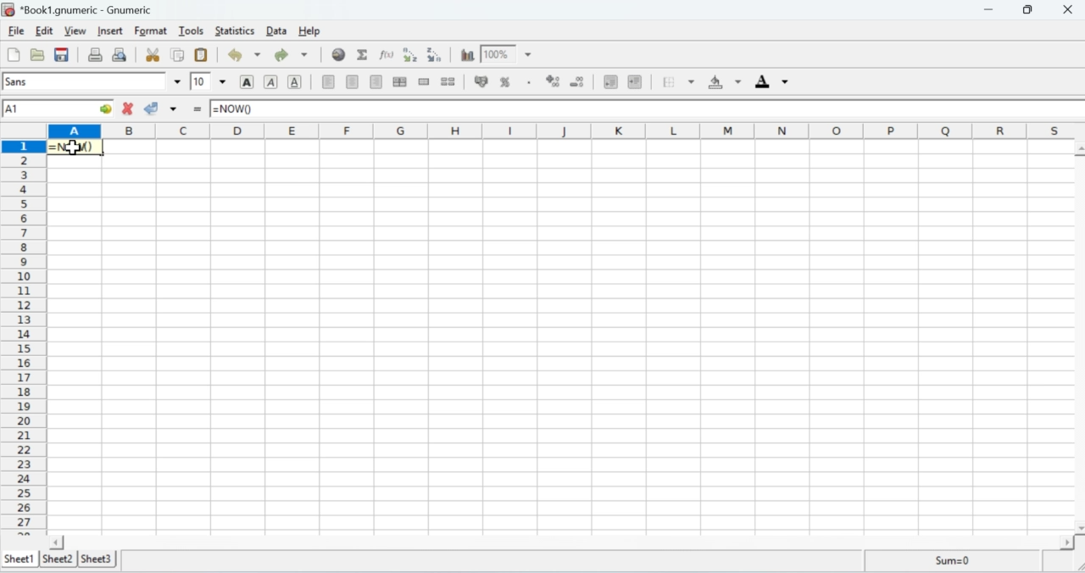 Image resolution: width=1085 pixels, height=573 pixels. Describe the element at coordinates (192, 31) in the screenshot. I see `Tools` at that location.